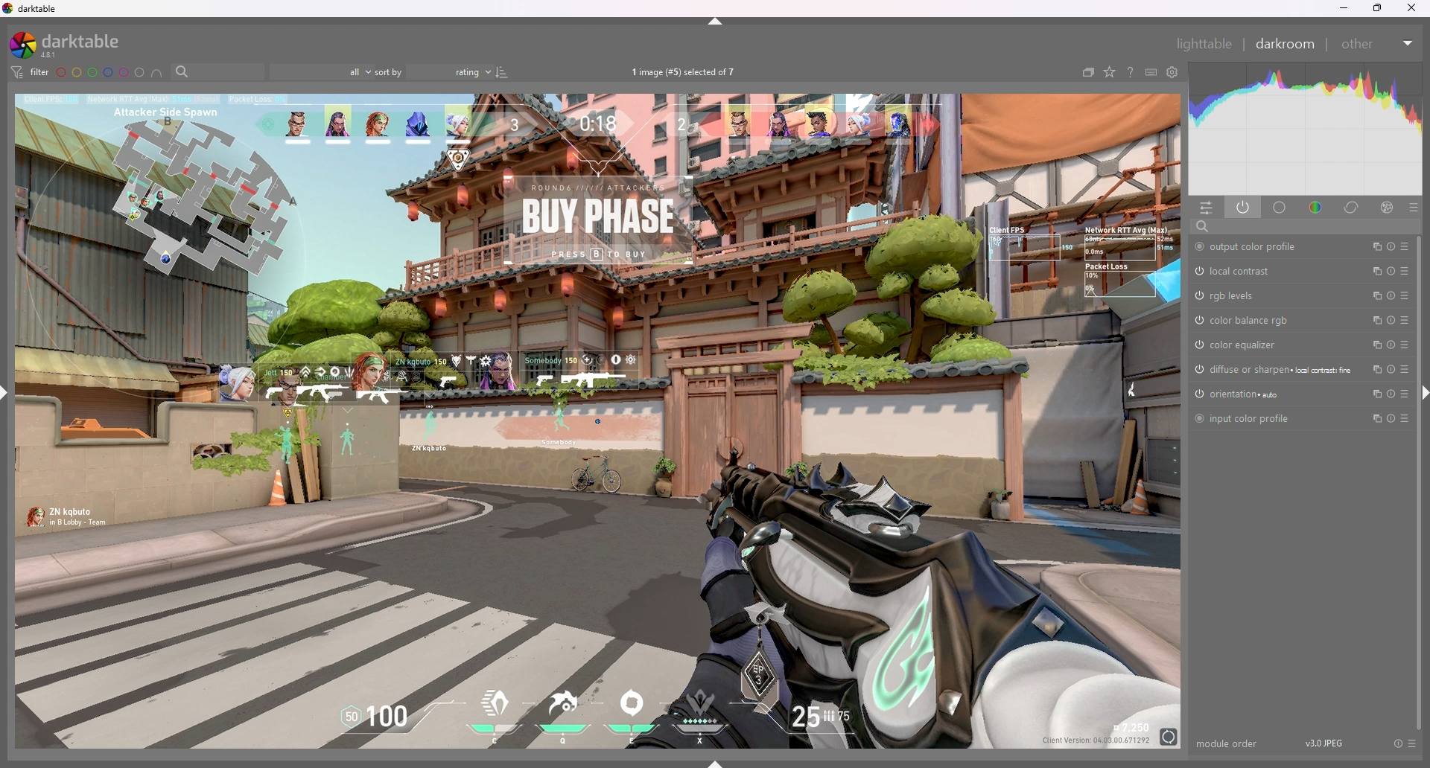 The height and width of the screenshot is (768, 1430). I want to click on collapse grouped images, so click(1089, 72).